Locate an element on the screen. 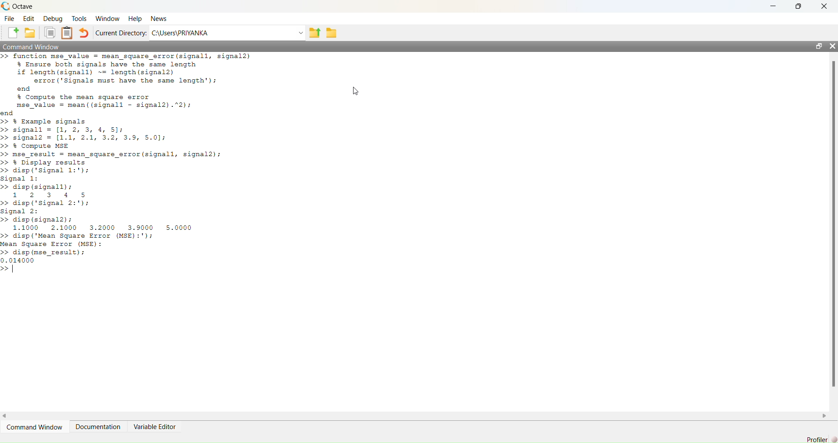 This screenshot has height=443, width=838. help is located at coordinates (135, 19).